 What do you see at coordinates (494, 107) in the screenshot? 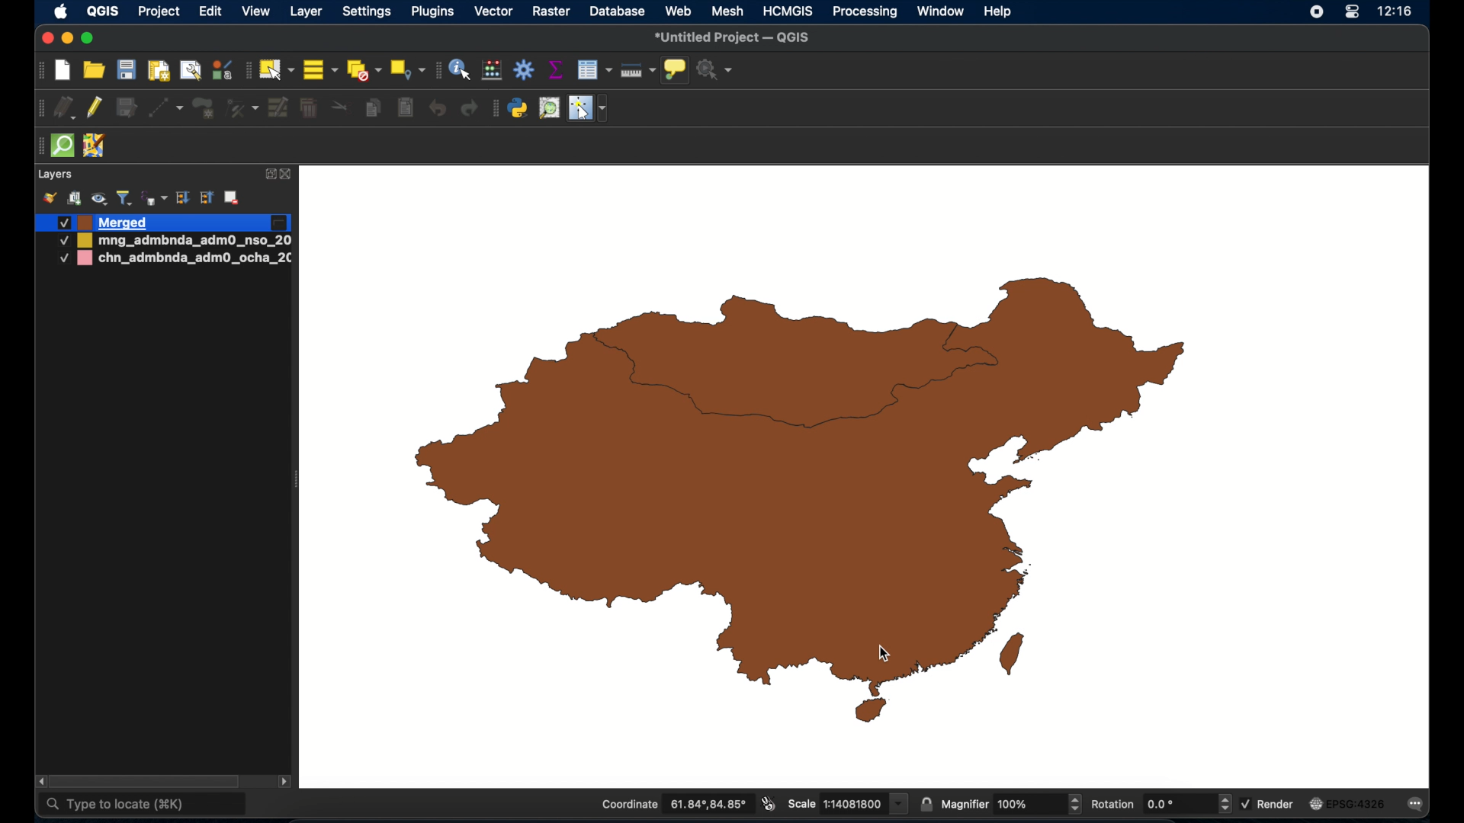
I see `plugins toolbar` at bounding box center [494, 107].